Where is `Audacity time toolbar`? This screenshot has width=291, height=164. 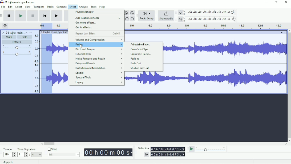
Audacity time toolbar is located at coordinates (82, 152).